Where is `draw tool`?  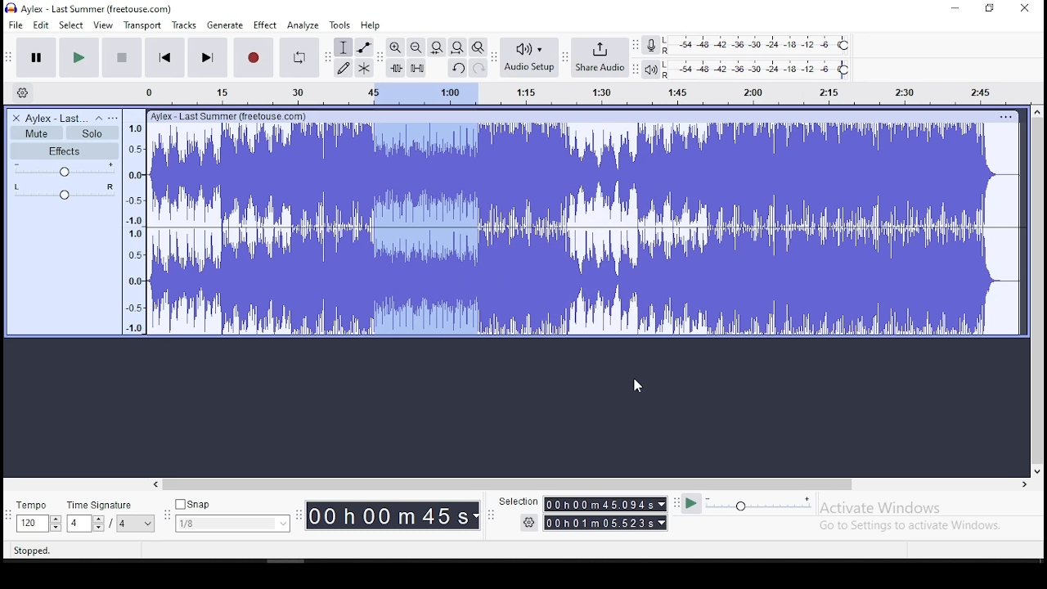
draw tool is located at coordinates (342, 68).